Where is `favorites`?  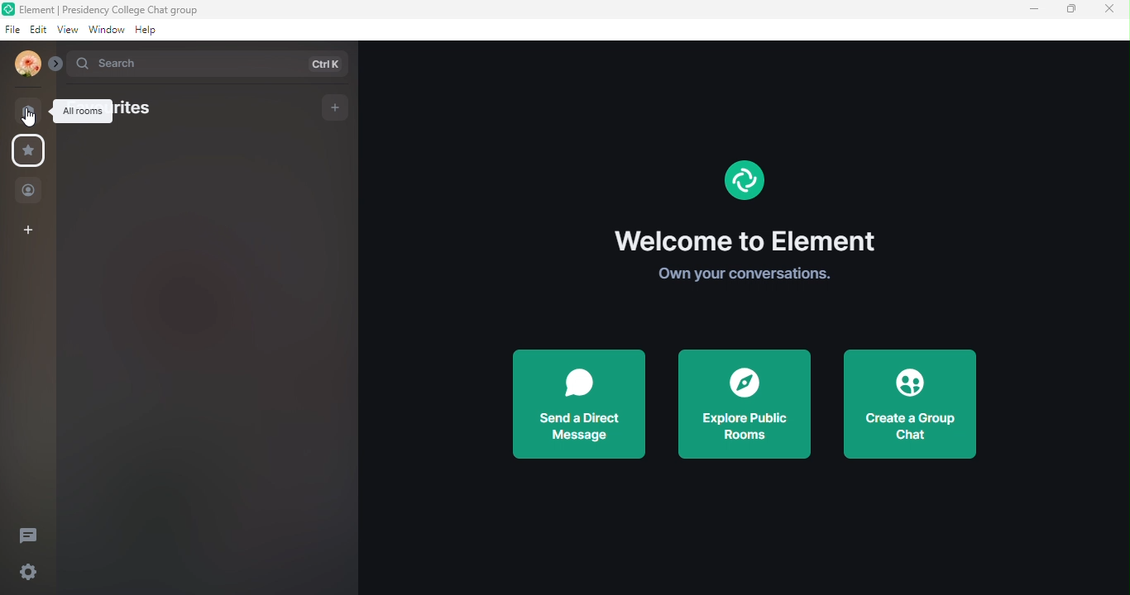 favorites is located at coordinates (140, 111).